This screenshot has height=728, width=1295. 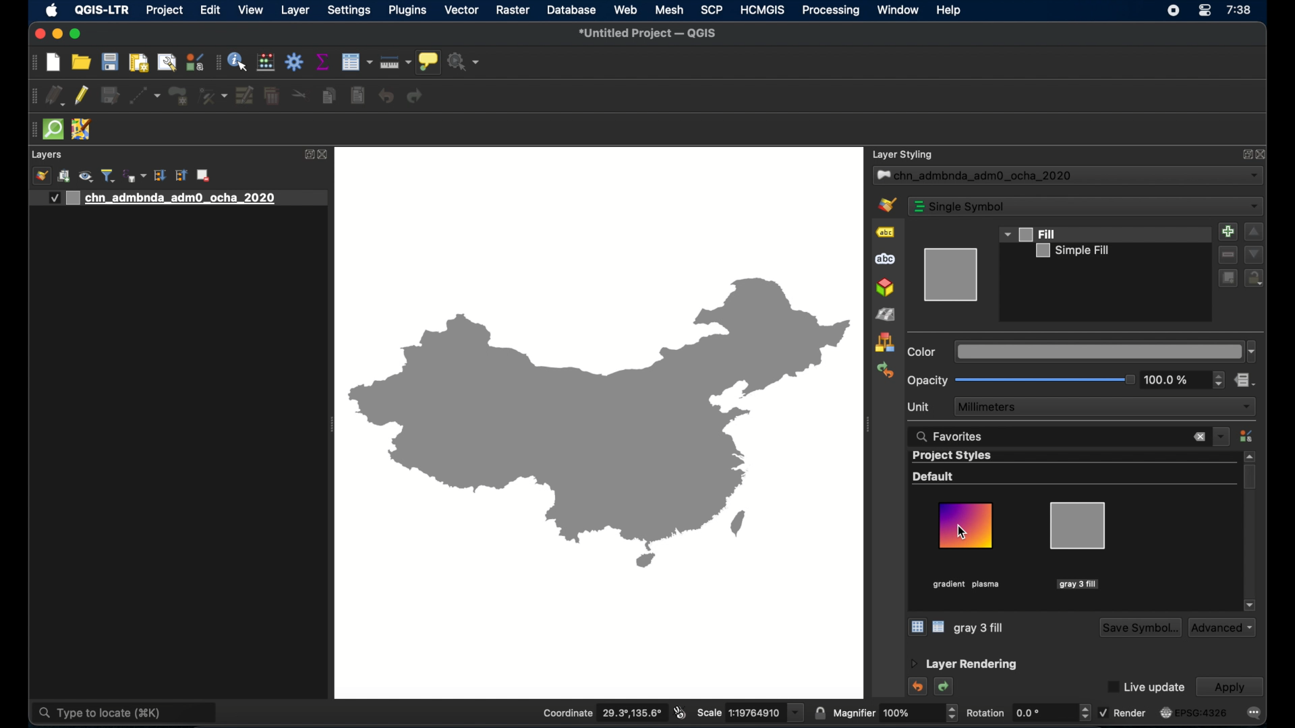 I want to click on messages, so click(x=1254, y=713).